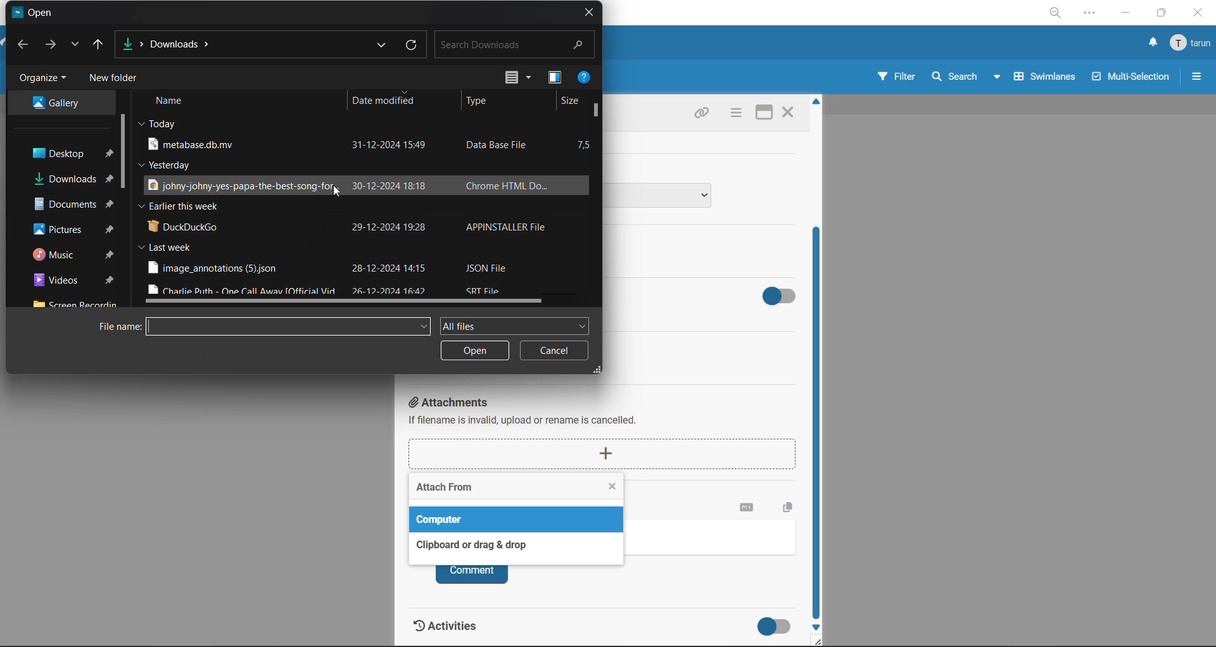 The height and width of the screenshot is (647, 1216). I want to click on pictures, so click(63, 229).